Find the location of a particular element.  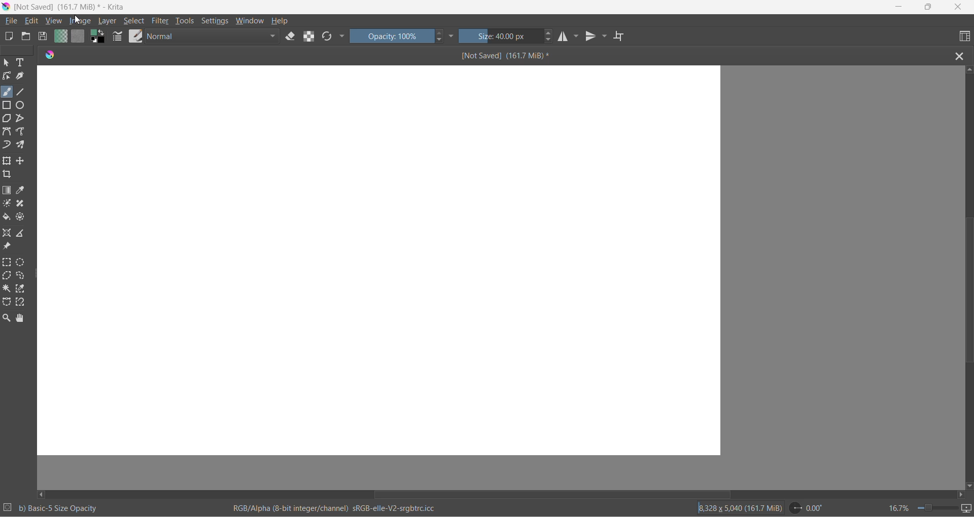

freehand selection tool is located at coordinates (23, 276).